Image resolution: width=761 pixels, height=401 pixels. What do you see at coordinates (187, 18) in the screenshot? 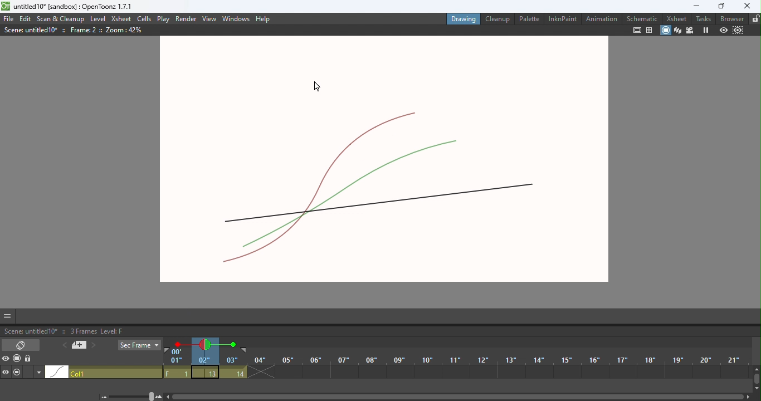
I see `Render` at bounding box center [187, 18].